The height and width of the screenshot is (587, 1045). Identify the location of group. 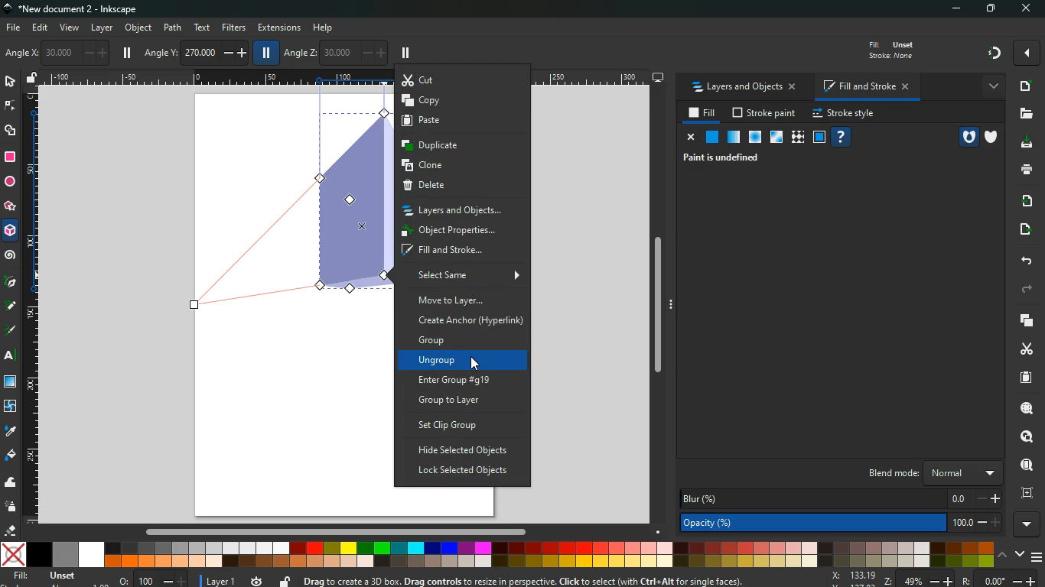
(466, 341).